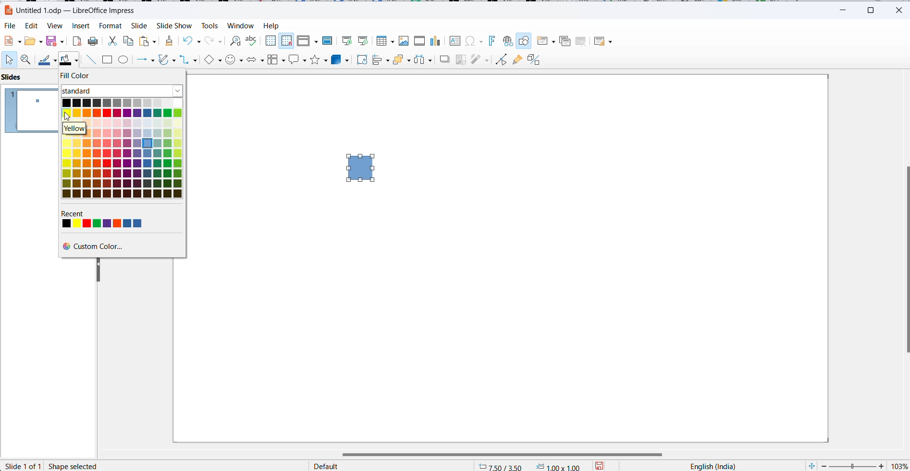  I want to click on line, so click(47, 61).